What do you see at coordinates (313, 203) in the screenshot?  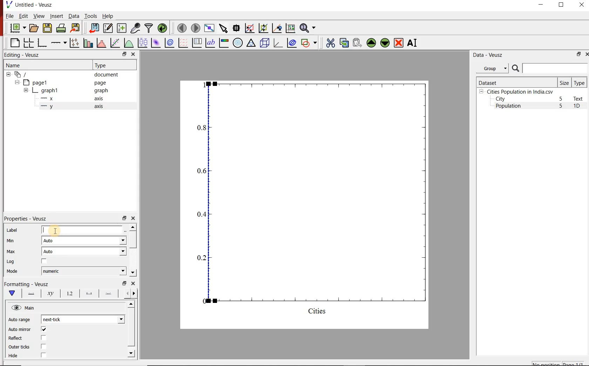 I see `graph1` at bounding box center [313, 203].